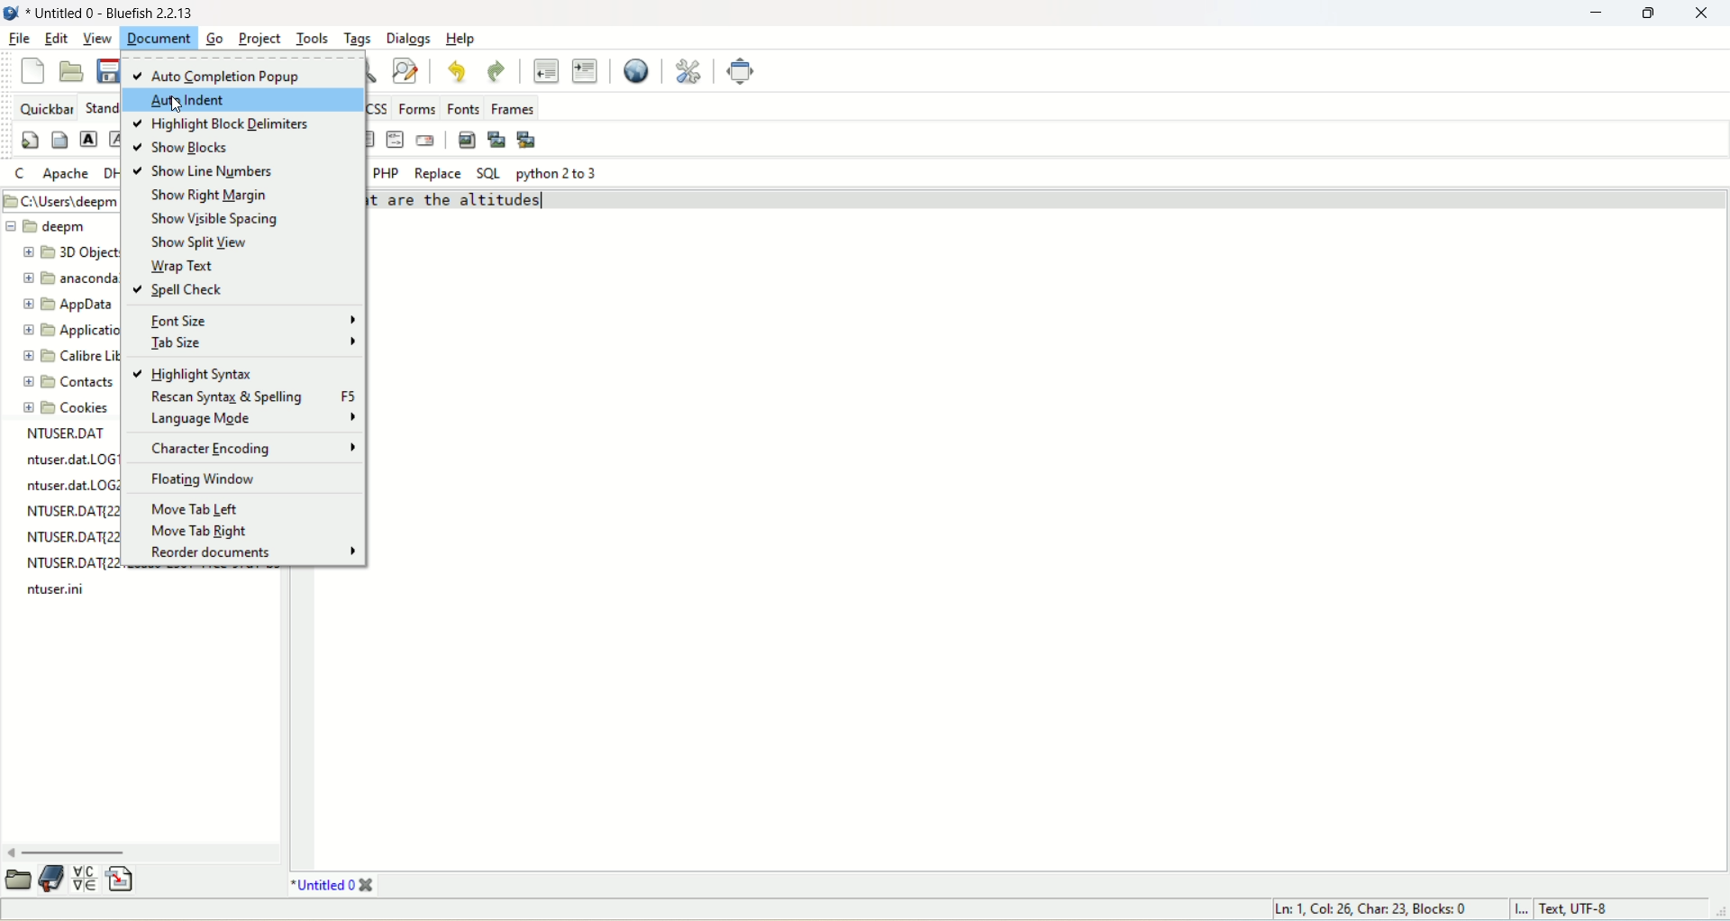 Image resolution: width=1730 pixels, height=921 pixels. Describe the element at coordinates (528, 139) in the screenshot. I see `multi thumbnail` at that location.